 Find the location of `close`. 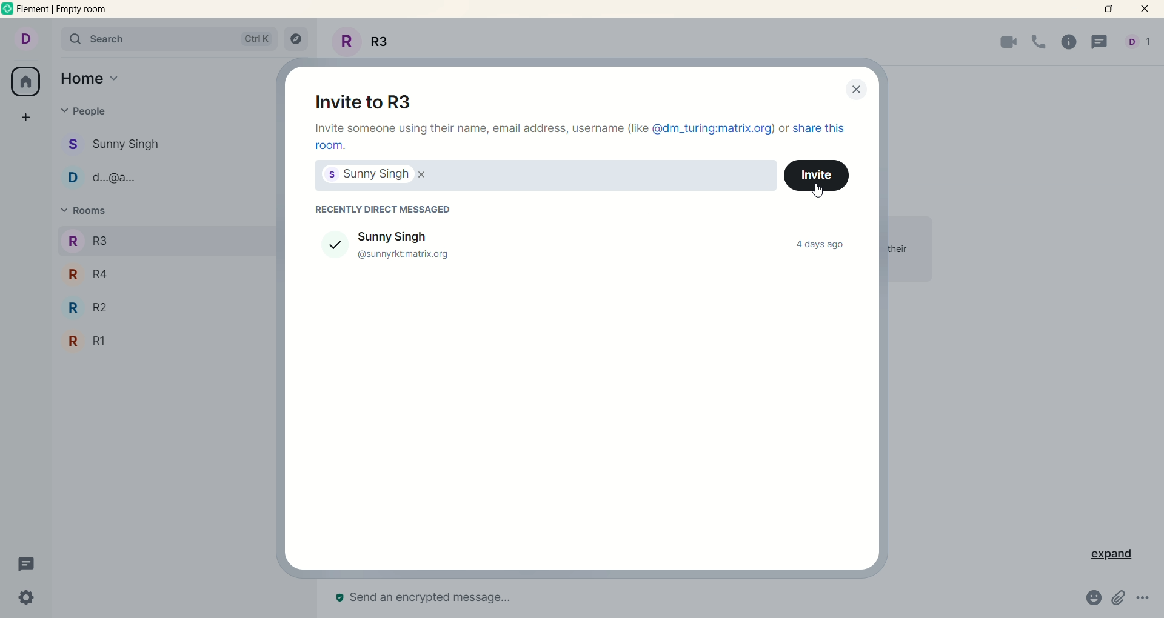

close is located at coordinates (857, 90).